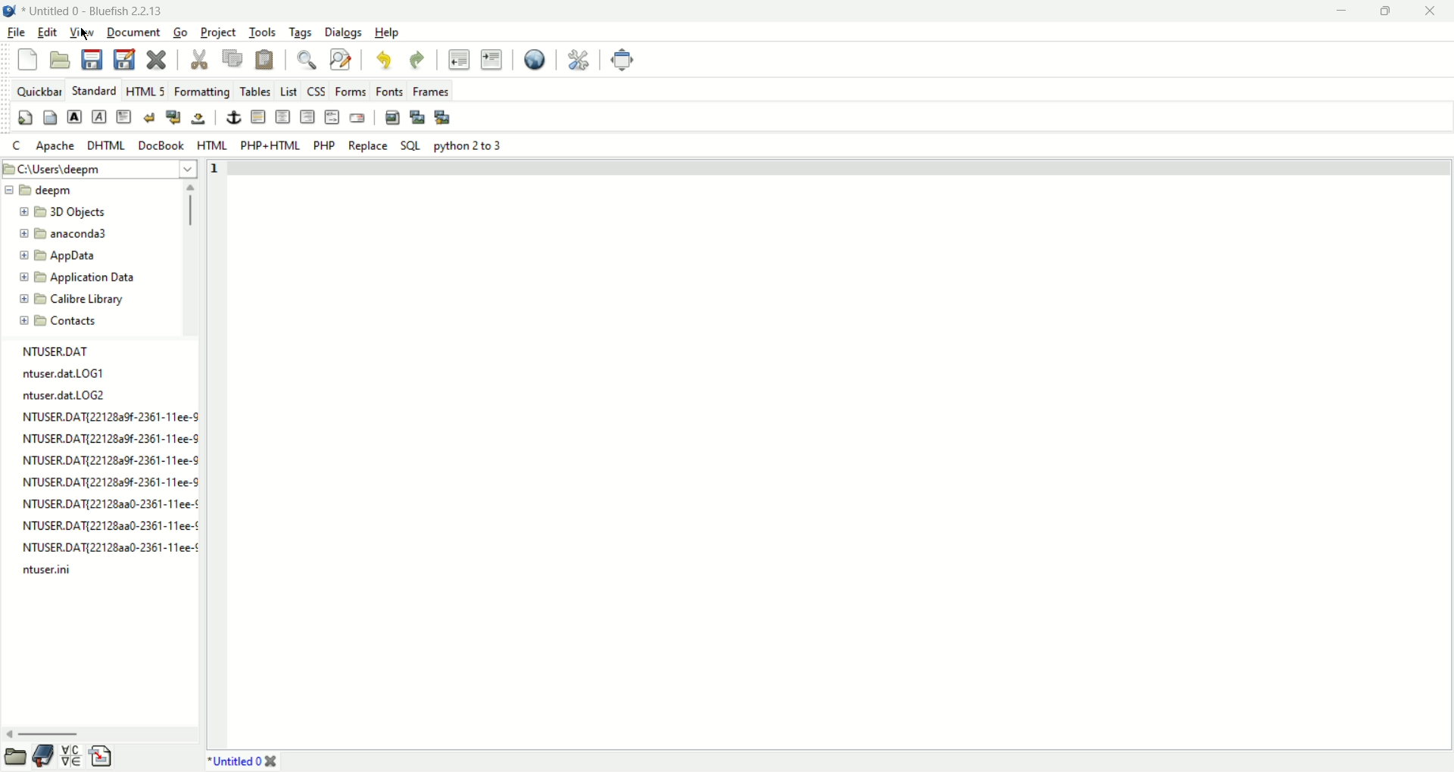 The width and height of the screenshot is (1454, 772). What do you see at coordinates (111, 438) in the screenshot?
I see `NTUSER.DAT{22128a9f-2361-11ee-9` at bounding box center [111, 438].